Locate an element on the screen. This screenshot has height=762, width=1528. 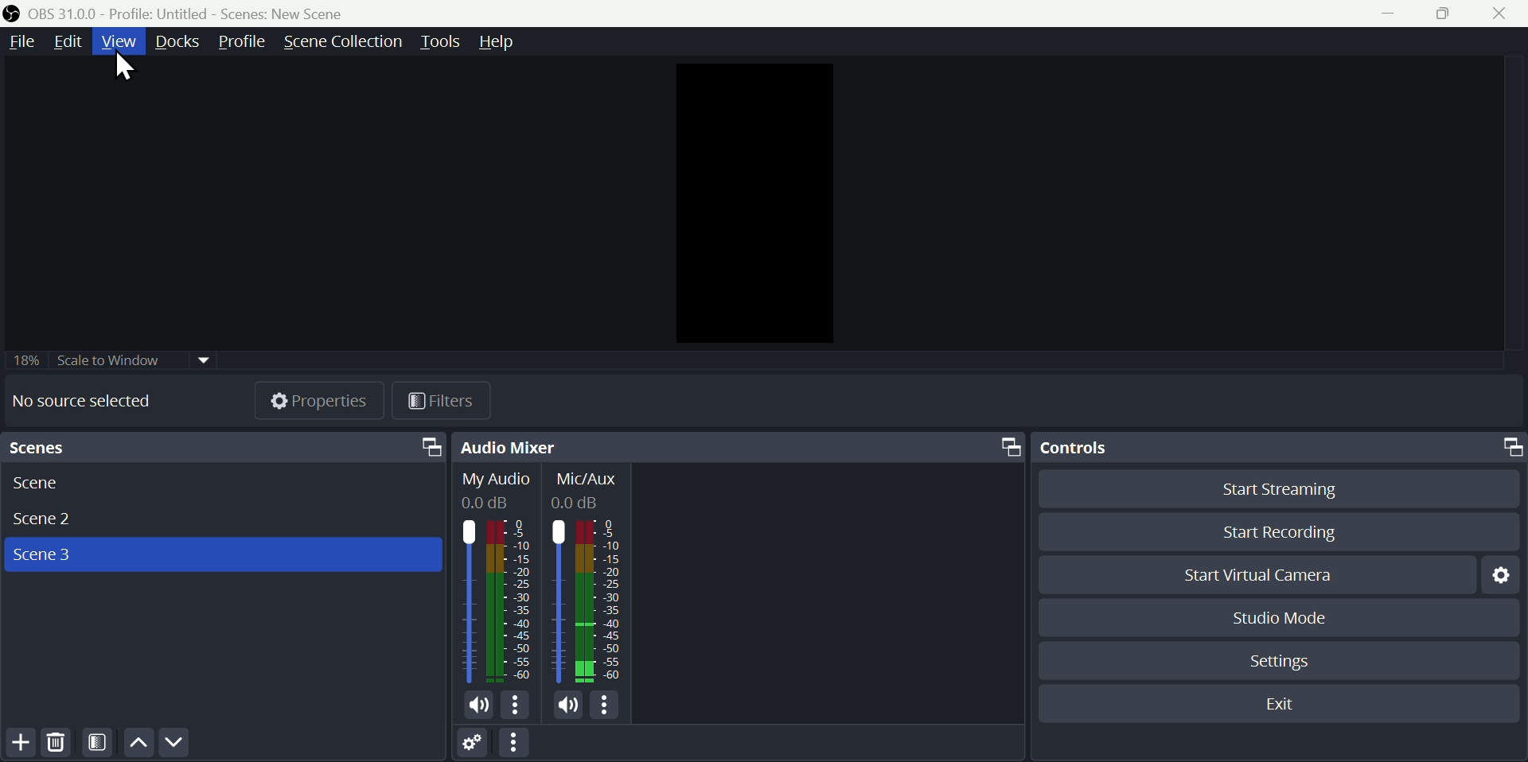
Move up is located at coordinates (138, 745).